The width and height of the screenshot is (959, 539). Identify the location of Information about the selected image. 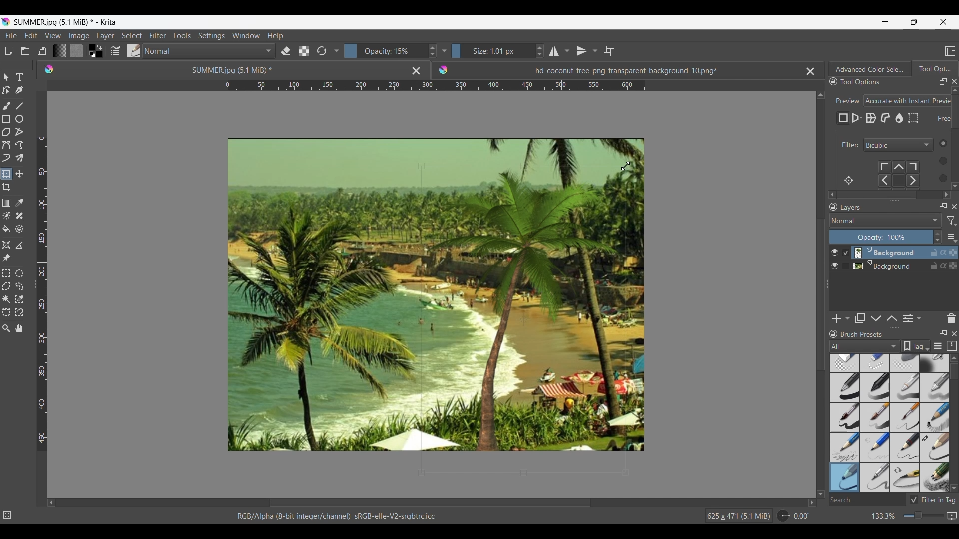
(738, 516).